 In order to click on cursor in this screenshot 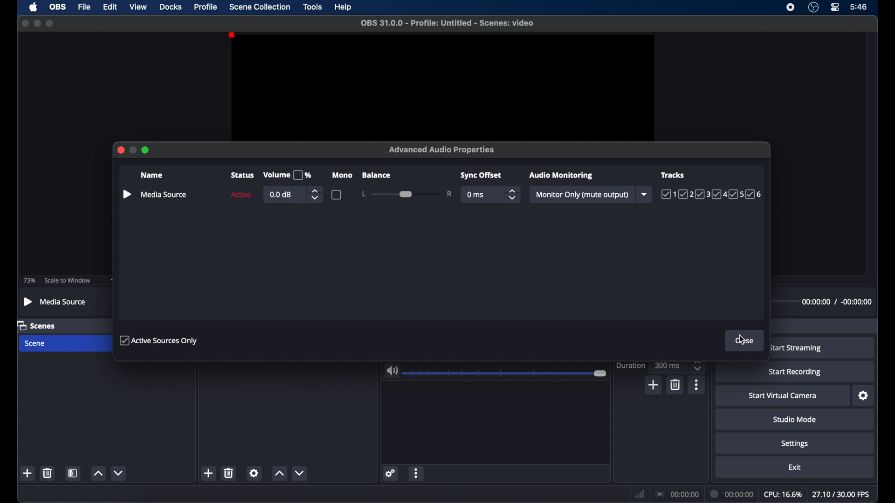, I will do `click(744, 339)`.